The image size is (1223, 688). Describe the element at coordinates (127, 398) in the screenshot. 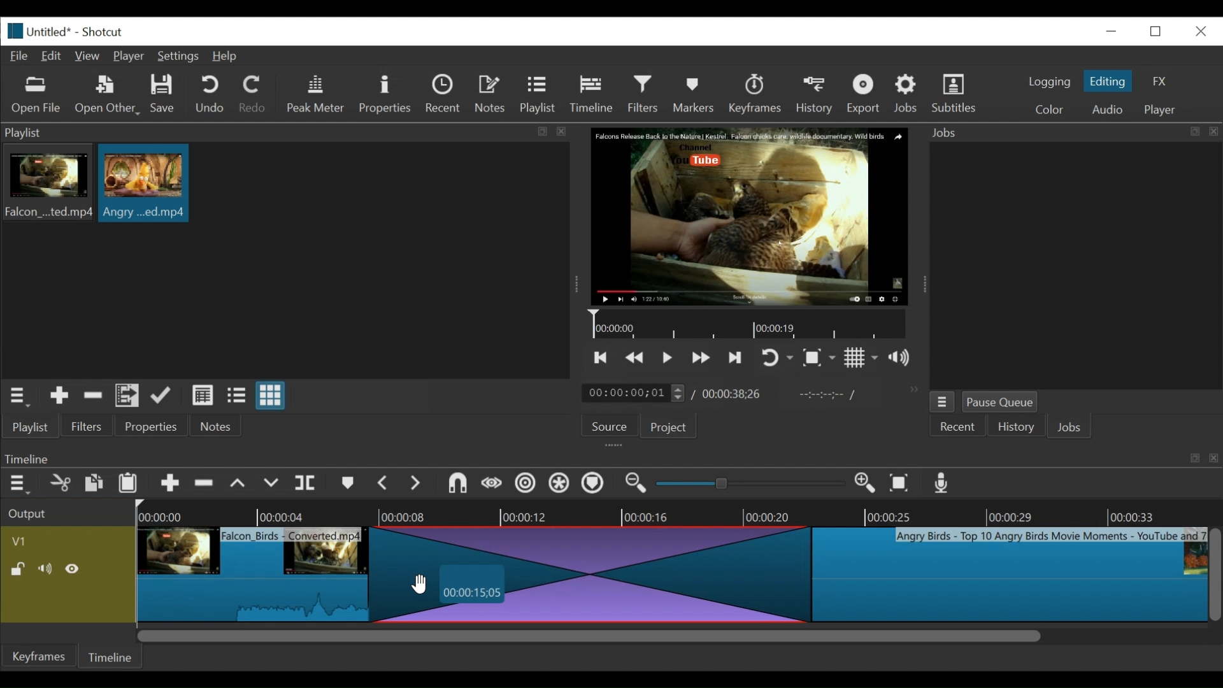

I see `Add files to playlist` at that location.